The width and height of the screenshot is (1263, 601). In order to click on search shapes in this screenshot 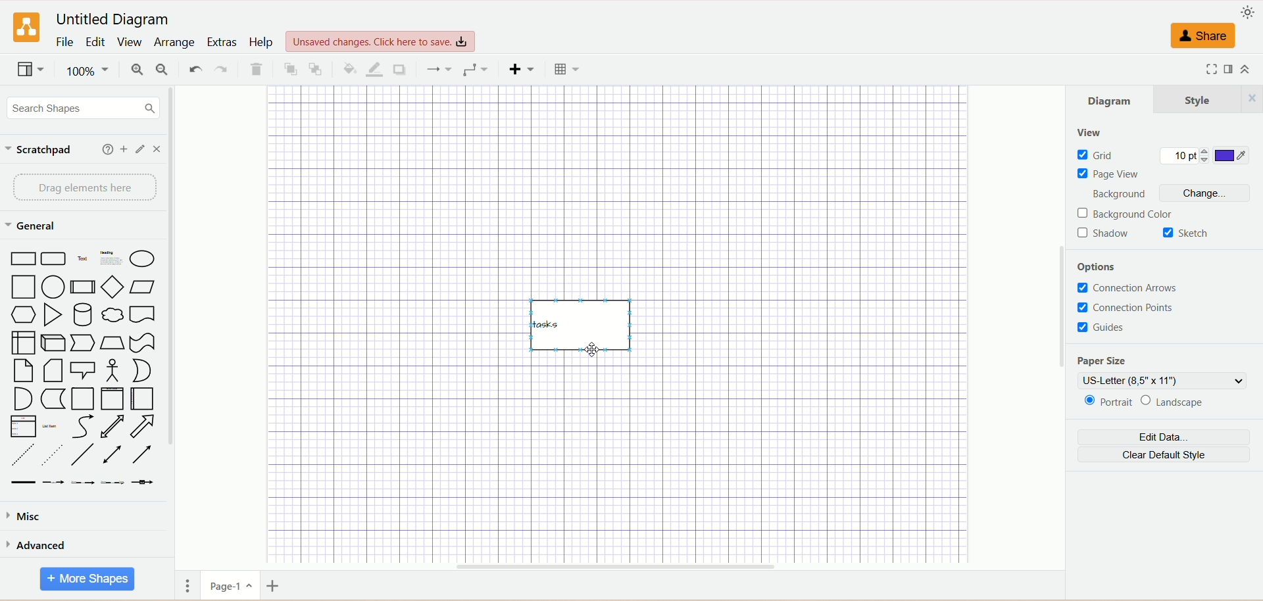, I will do `click(84, 108)`.